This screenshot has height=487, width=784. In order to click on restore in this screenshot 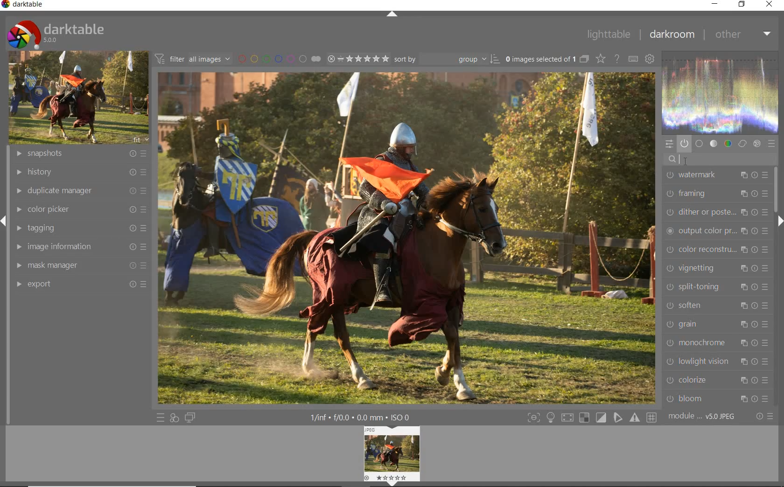, I will do `click(742, 4)`.